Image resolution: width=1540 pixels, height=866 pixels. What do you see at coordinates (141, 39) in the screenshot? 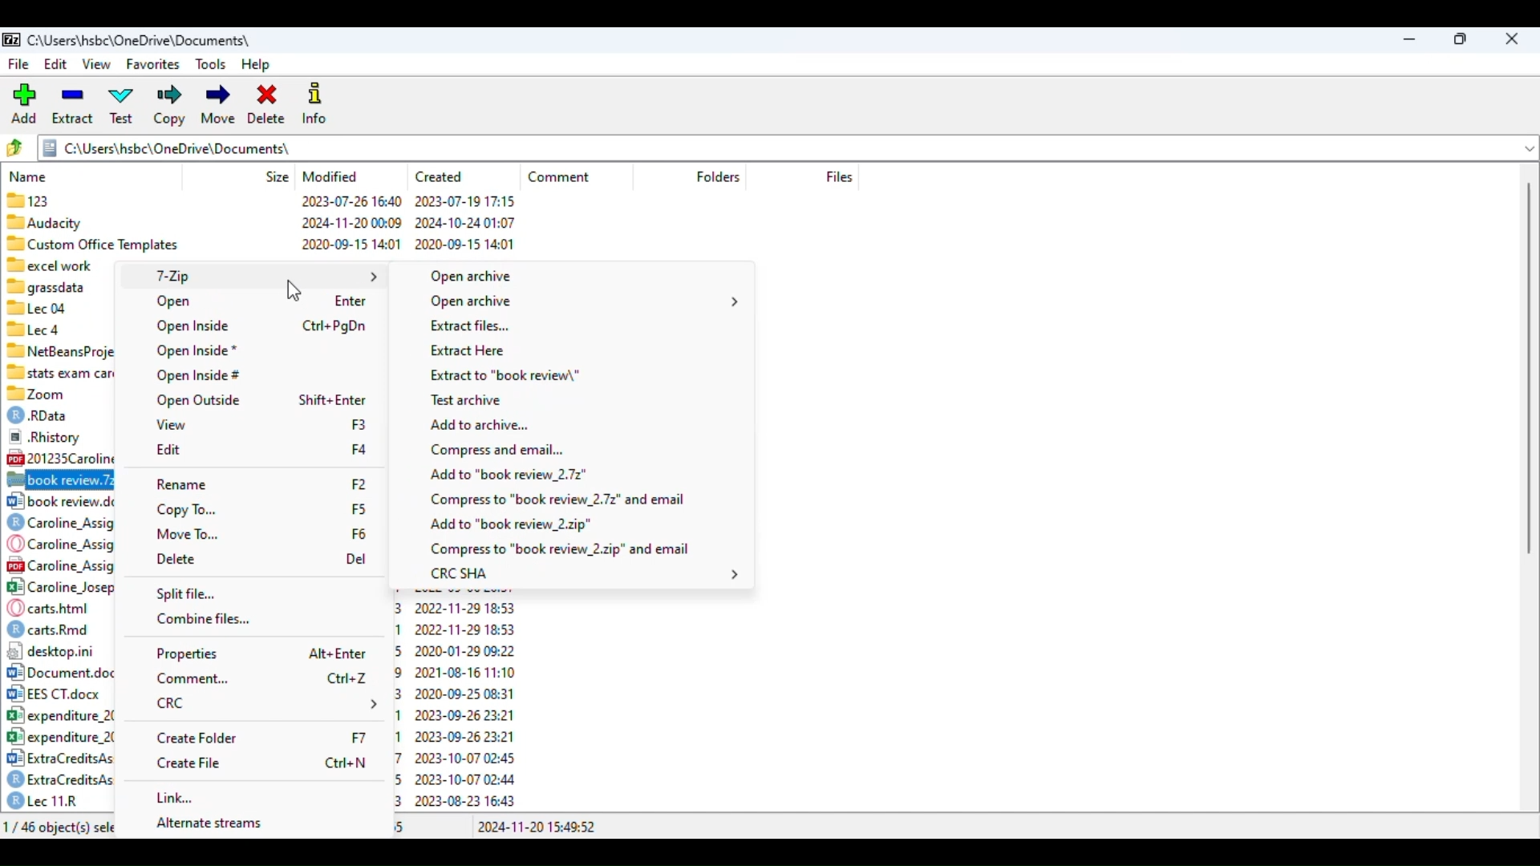
I see `folder name` at bounding box center [141, 39].